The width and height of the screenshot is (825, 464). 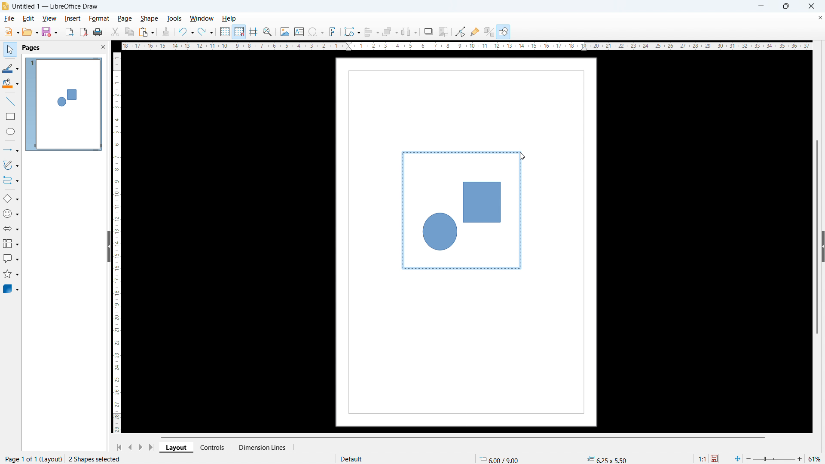 What do you see at coordinates (820, 17) in the screenshot?
I see `close document` at bounding box center [820, 17].